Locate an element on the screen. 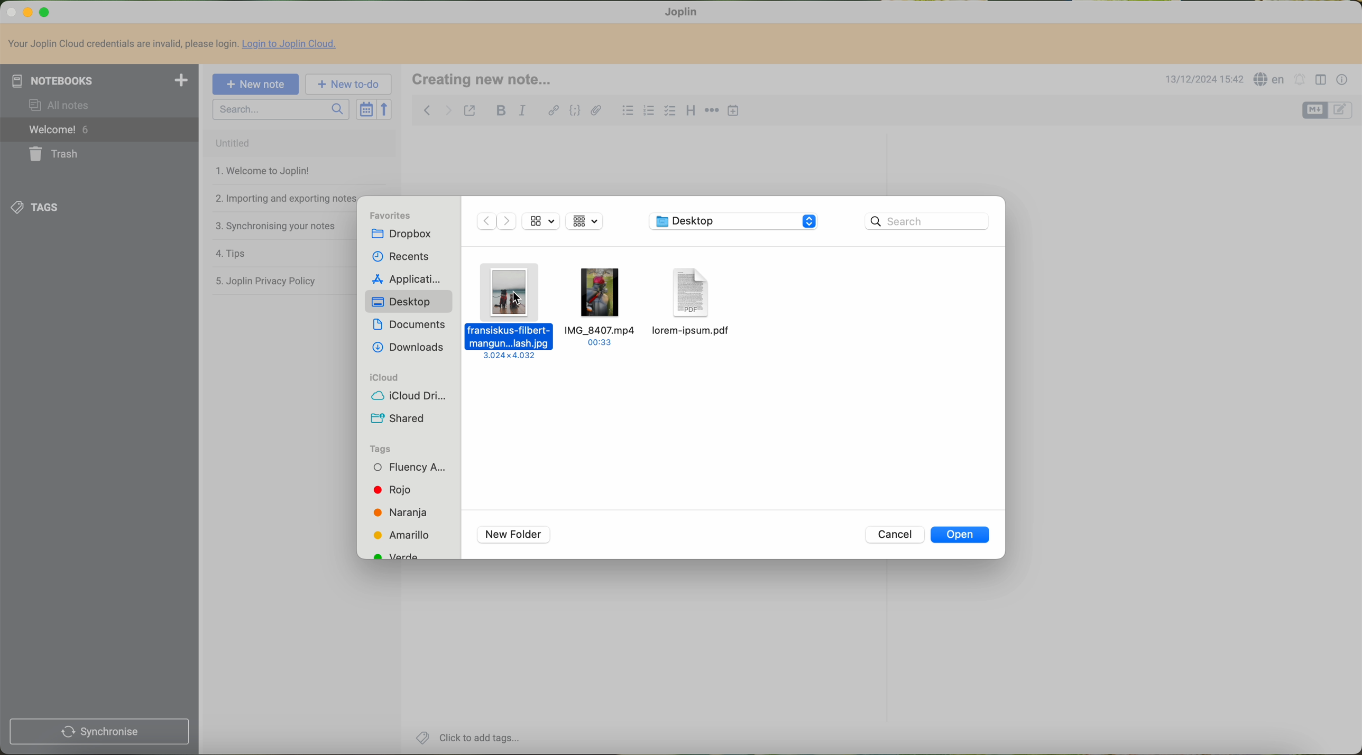  bulleted list is located at coordinates (628, 113).